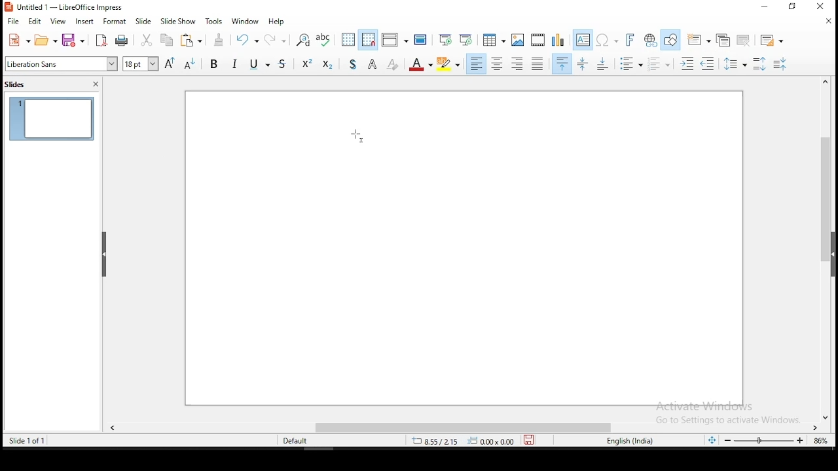 The image size is (838, 471). Describe the element at coordinates (146, 21) in the screenshot. I see `slide` at that location.